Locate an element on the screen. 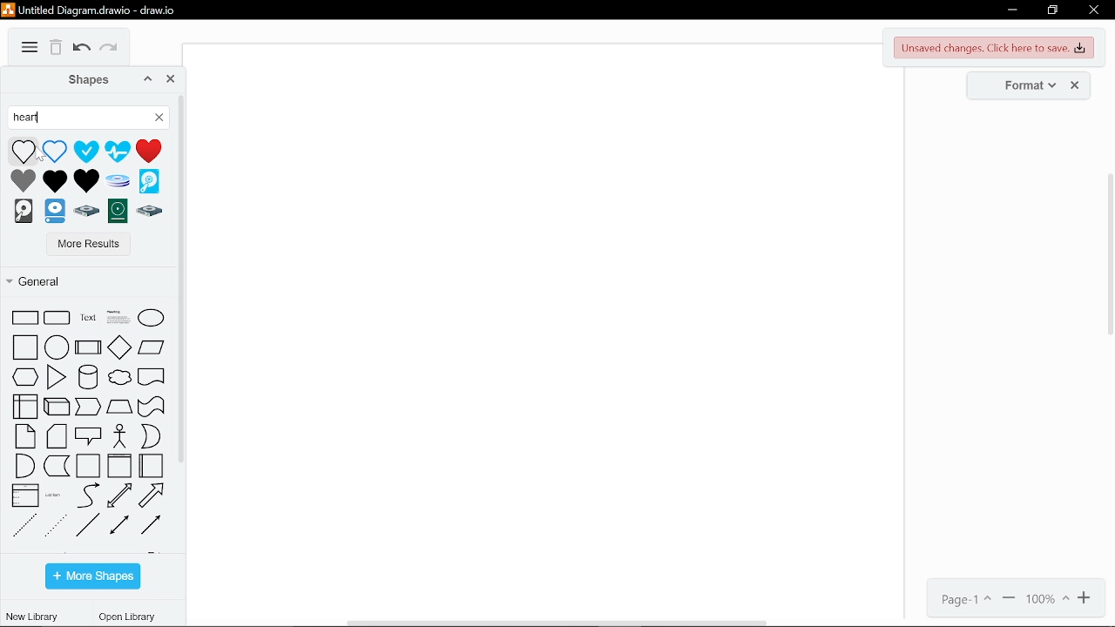 The width and height of the screenshot is (1115, 627). Heart is located at coordinates (55, 151).